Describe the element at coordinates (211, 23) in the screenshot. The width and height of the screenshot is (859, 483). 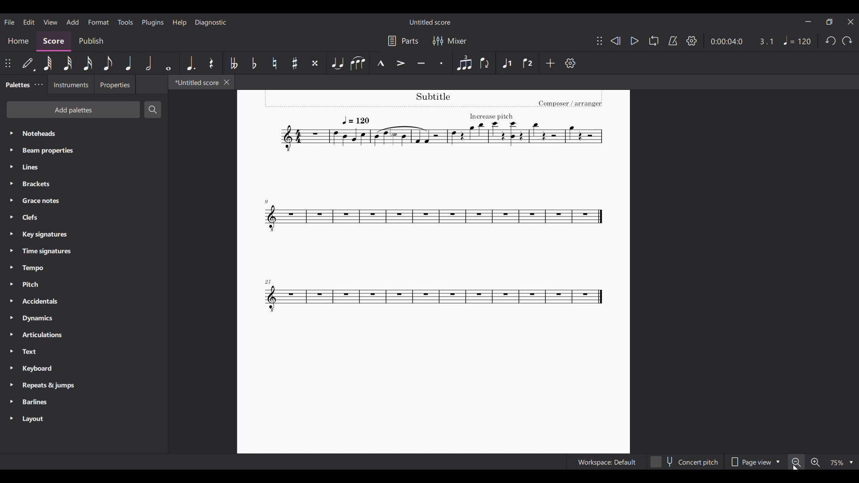
I see `Diagnostic menu` at that location.